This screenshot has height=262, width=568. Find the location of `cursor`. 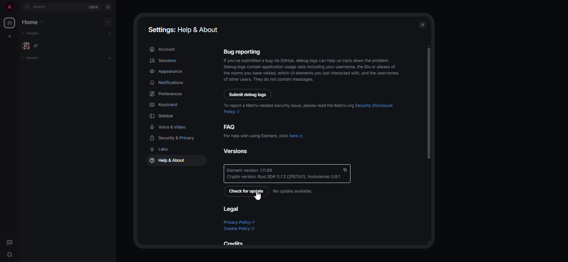

cursor is located at coordinates (258, 198).